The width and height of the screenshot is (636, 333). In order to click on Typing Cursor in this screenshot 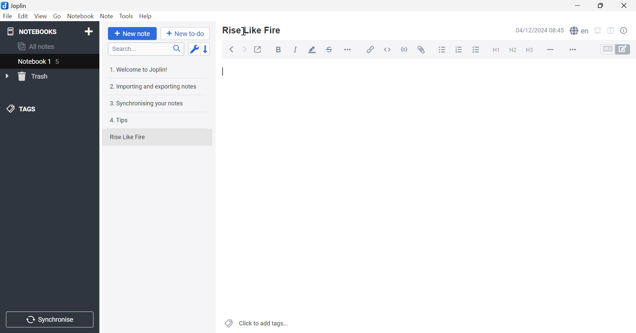, I will do `click(223, 72)`.